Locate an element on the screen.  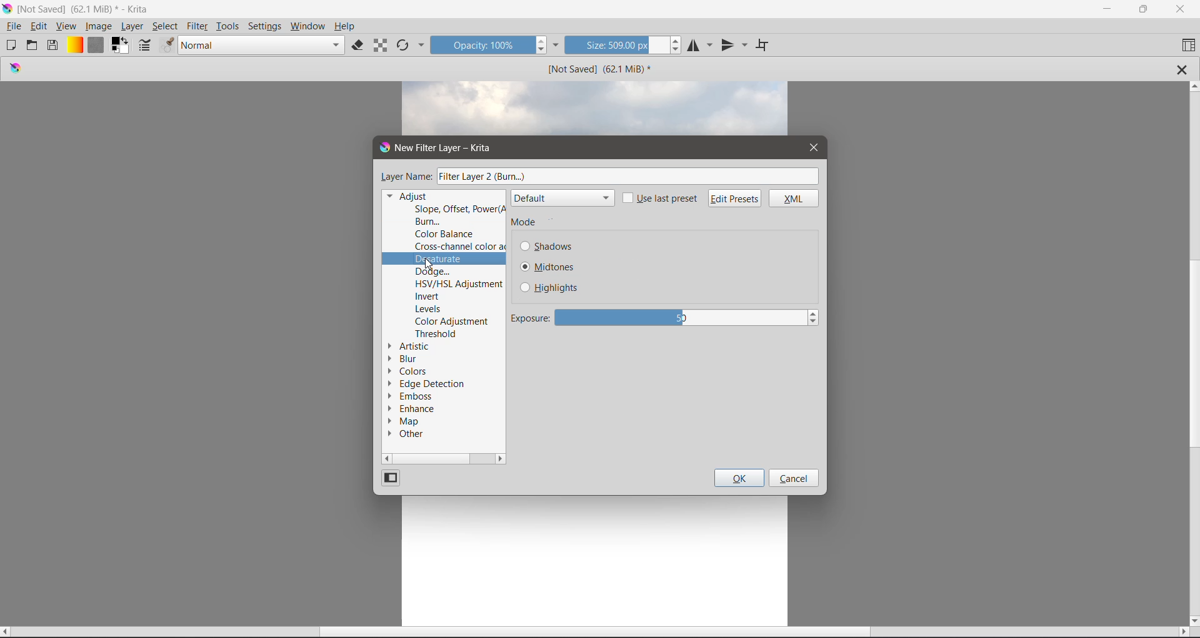
Fill Gradients is located at coordinates (76, 45).